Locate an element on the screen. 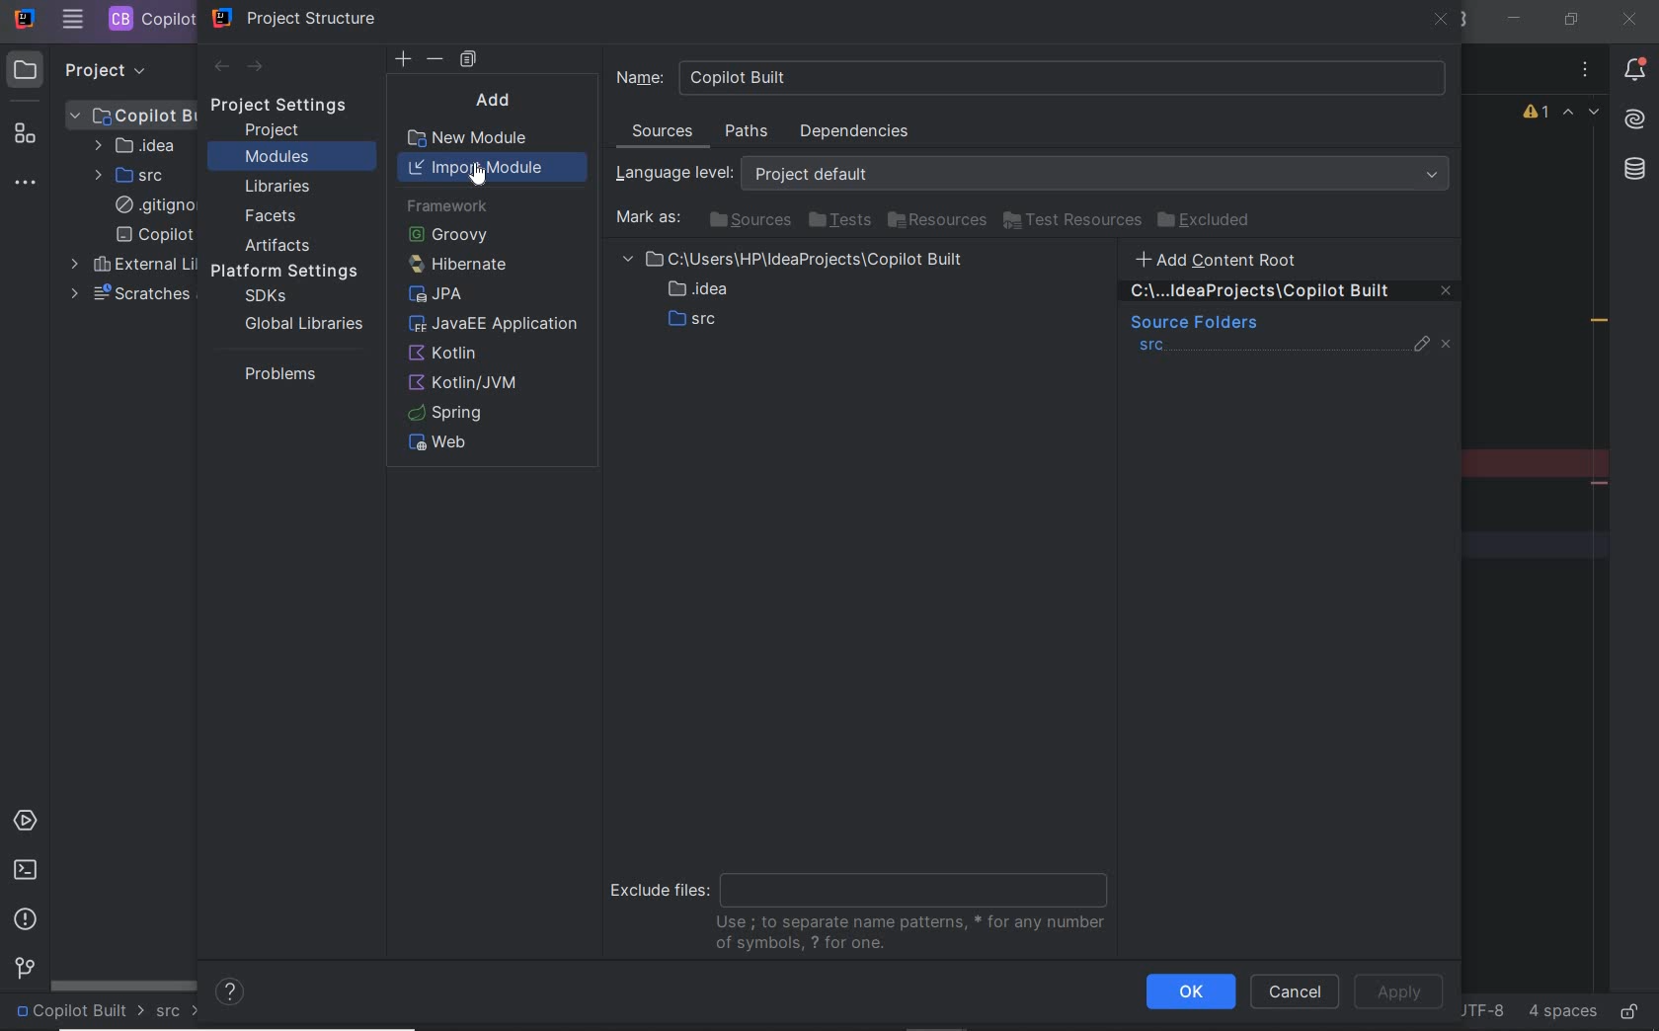 This screenshot has width=1659, height=1031. file encoding is located at coordinates (1480, 1009).